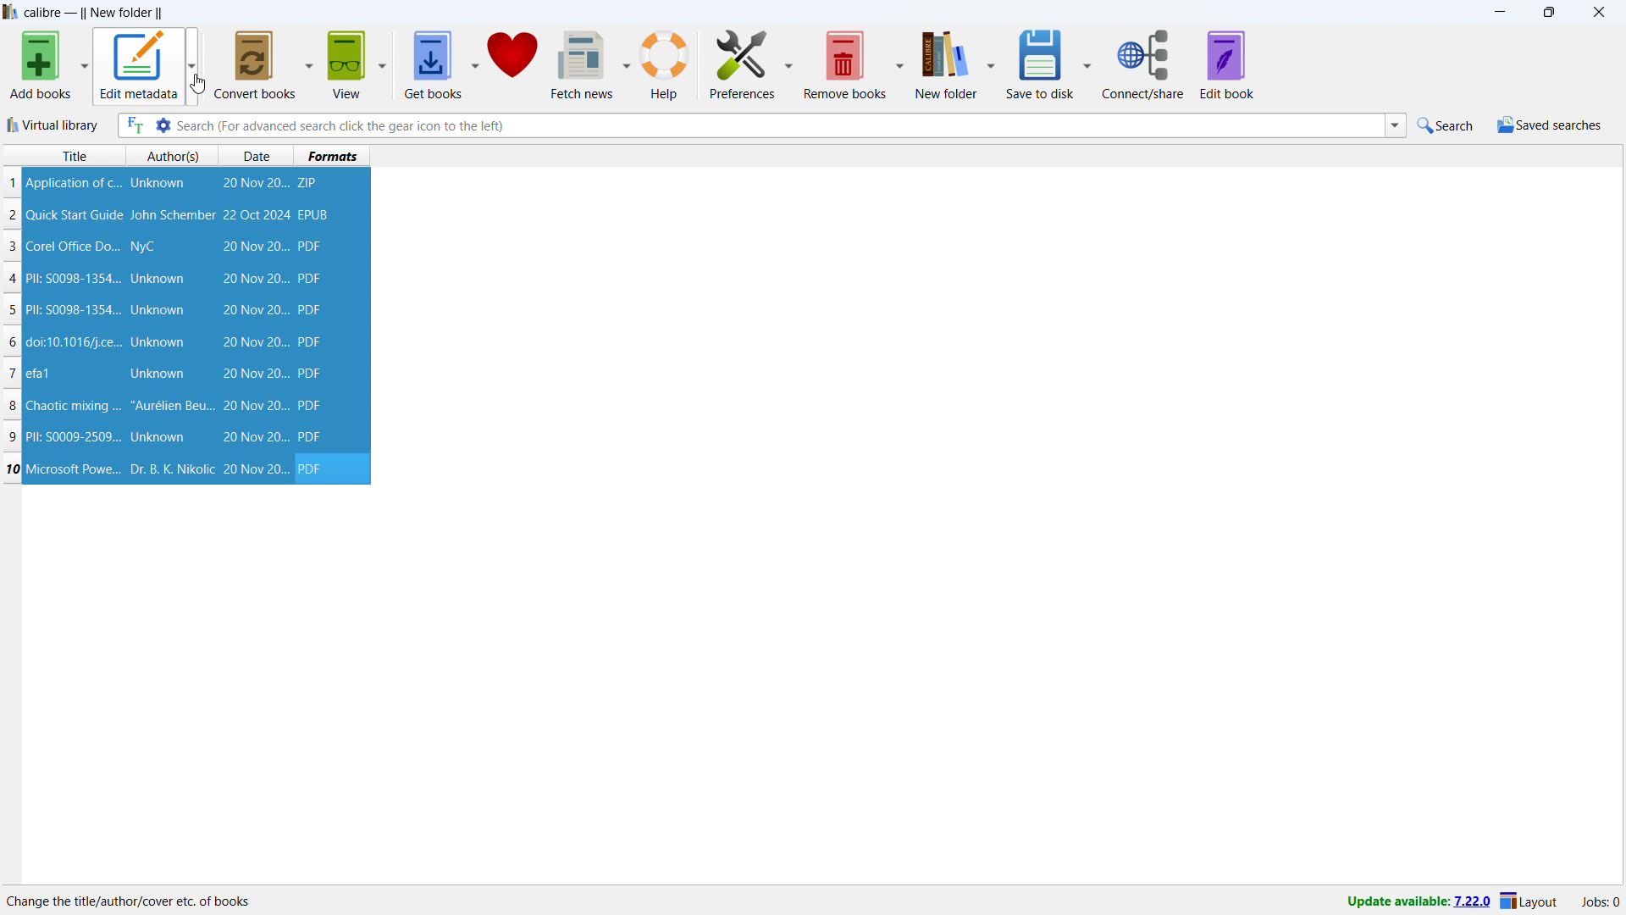 The image size is (1626, 915). Describe the element at coordinates (74, 468) in the screenshot. I see `Microsoft Powe...` at that location.